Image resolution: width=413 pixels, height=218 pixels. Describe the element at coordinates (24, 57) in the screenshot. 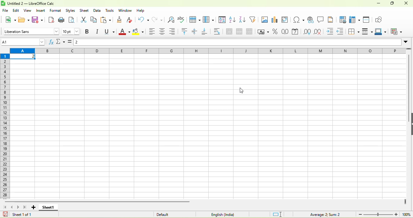

I see `selected cell` at that location.